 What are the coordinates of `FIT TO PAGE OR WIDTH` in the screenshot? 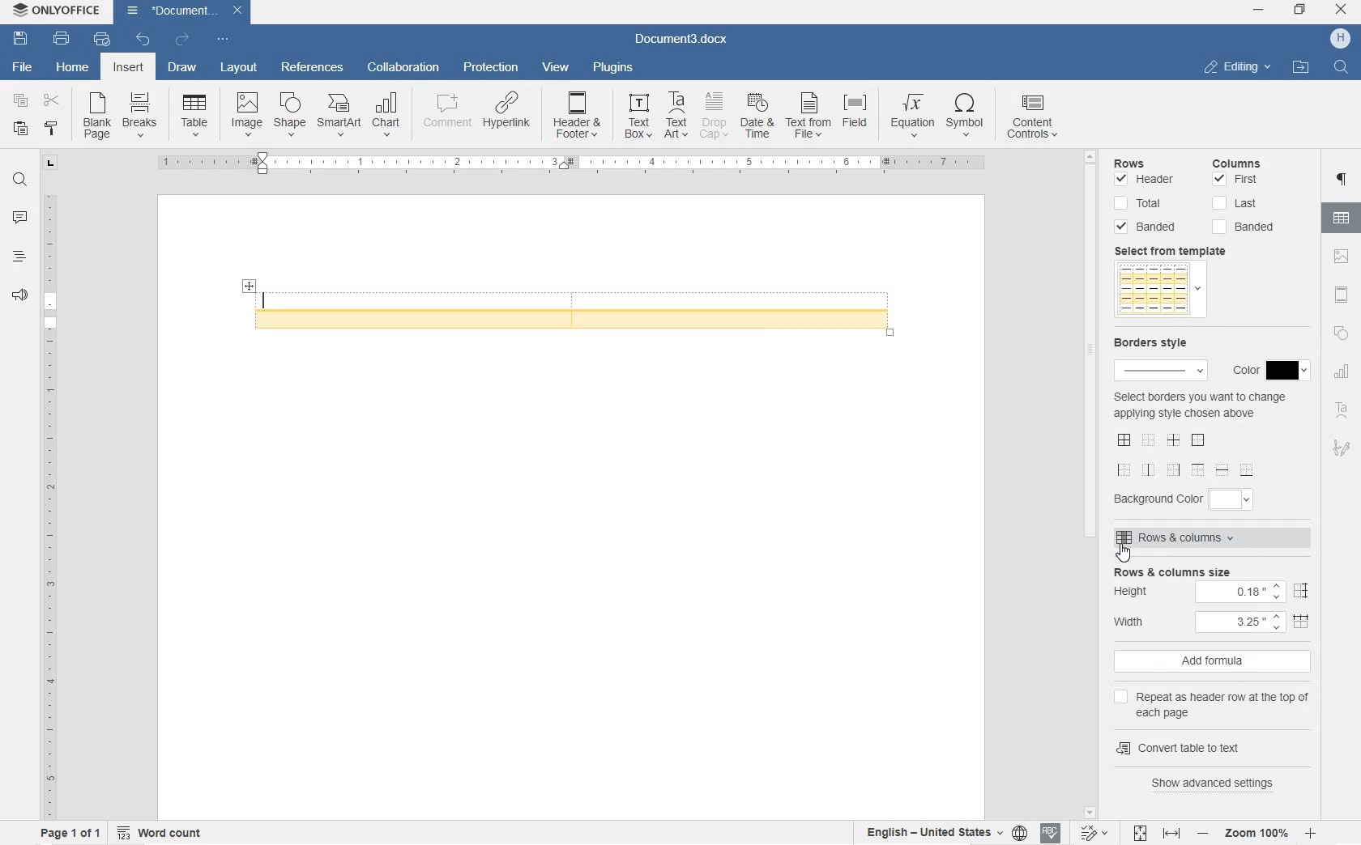 It's located at (1157, 834).